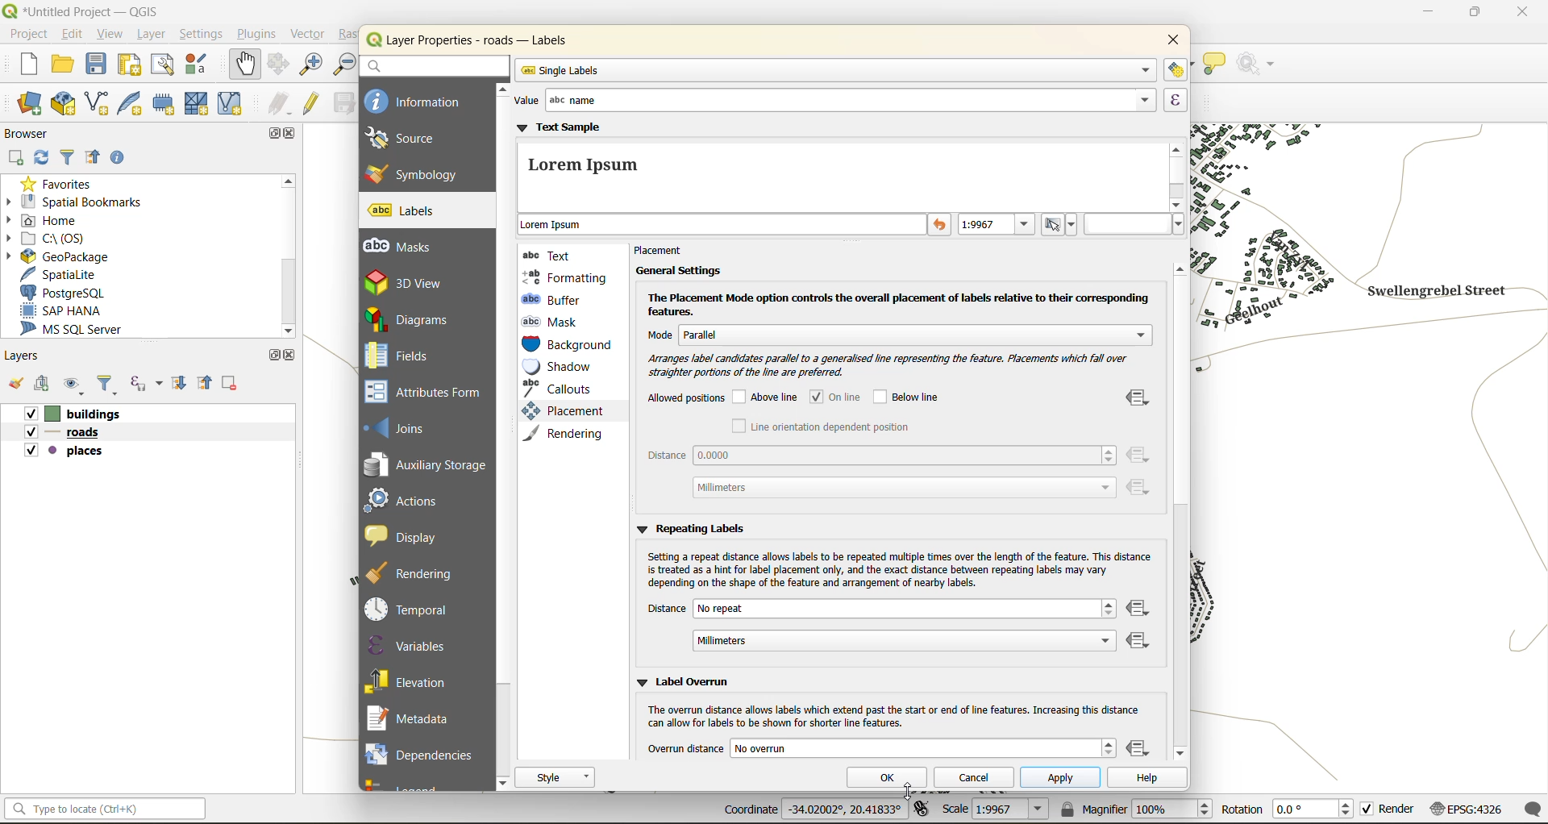 This screenshot has width=1548, height=824. I want to click on filter by expression, so click(146, 384).